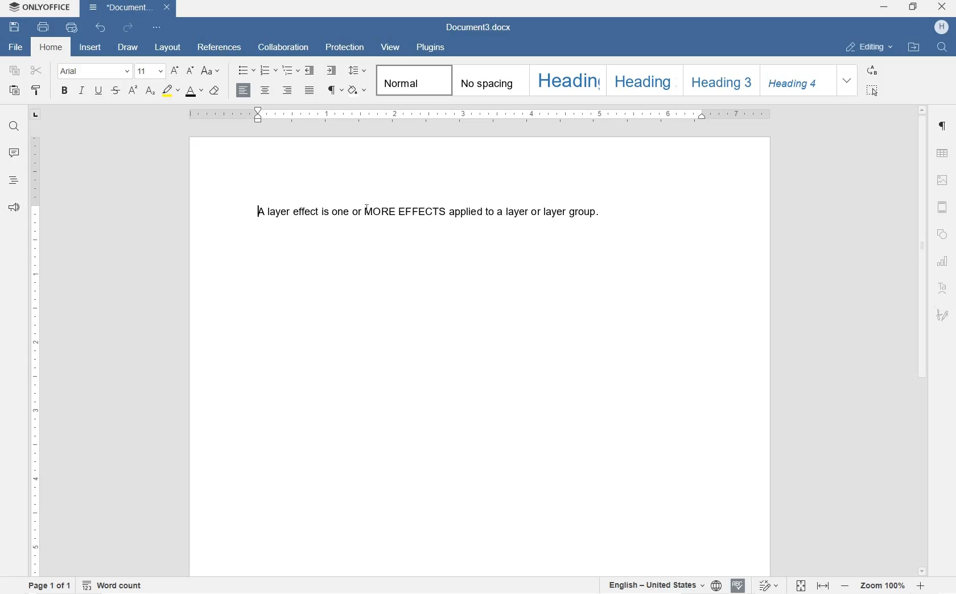 The height and width of the screenshot is (594, 956). I want to click on MULTILEVEL LISTS, so click(292, 72).